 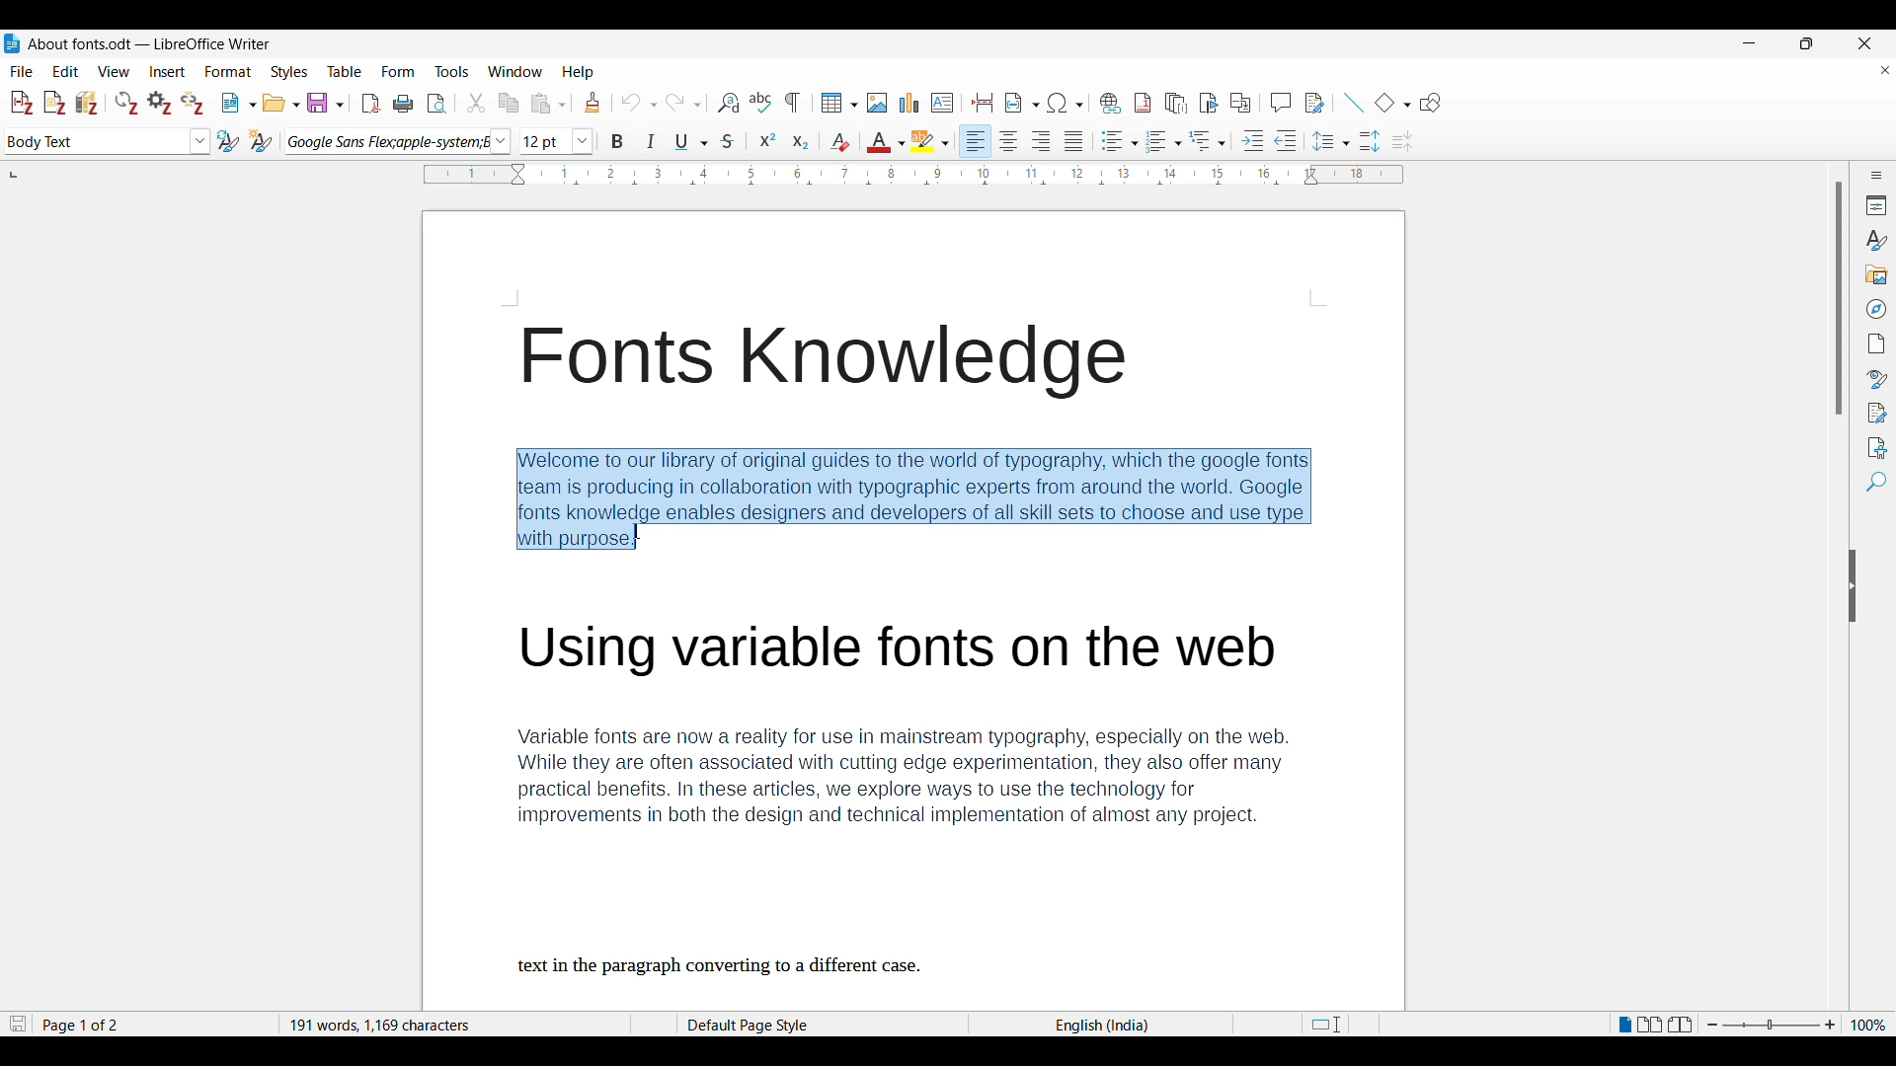 What do you see at coordinates (840, 142) in the screenshot?
I see `Clear direct formatting` at bounding box center [840, 142].